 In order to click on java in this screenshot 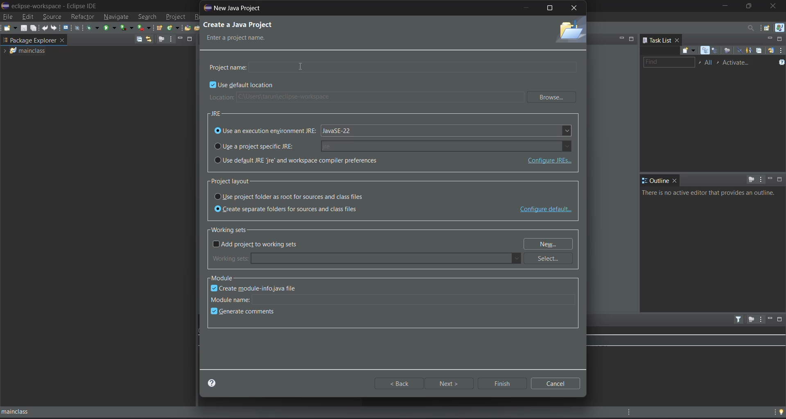, I will do `click(779, 28)`.